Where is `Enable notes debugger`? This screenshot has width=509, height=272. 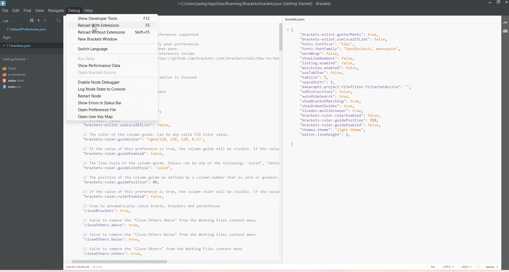
Enable notes debugger is located at coordinates (111, 81).